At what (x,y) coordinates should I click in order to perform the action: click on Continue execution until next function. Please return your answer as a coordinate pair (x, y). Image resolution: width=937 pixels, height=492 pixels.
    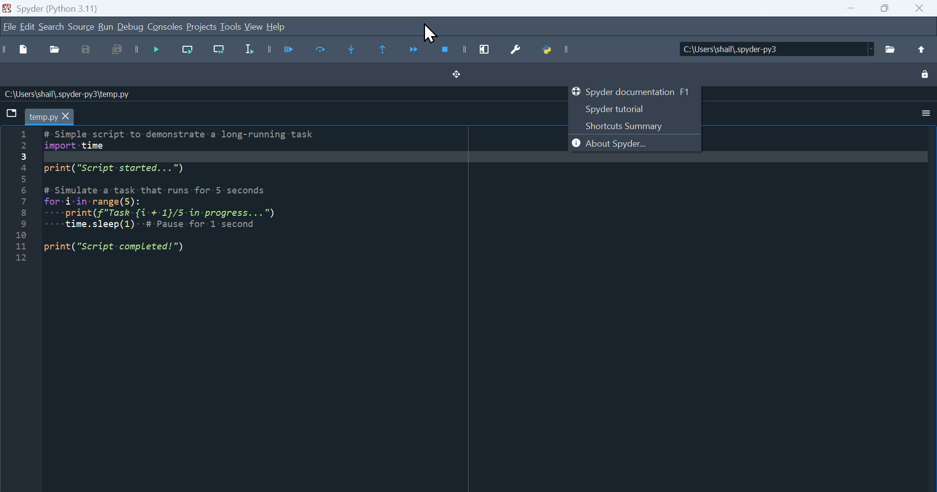
    Looking at the image, I should click on (416, 49).